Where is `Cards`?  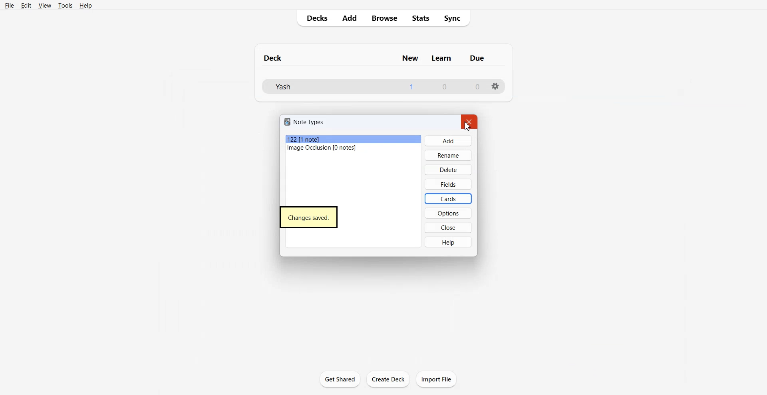
Cards is located at coordinates (448, 198).